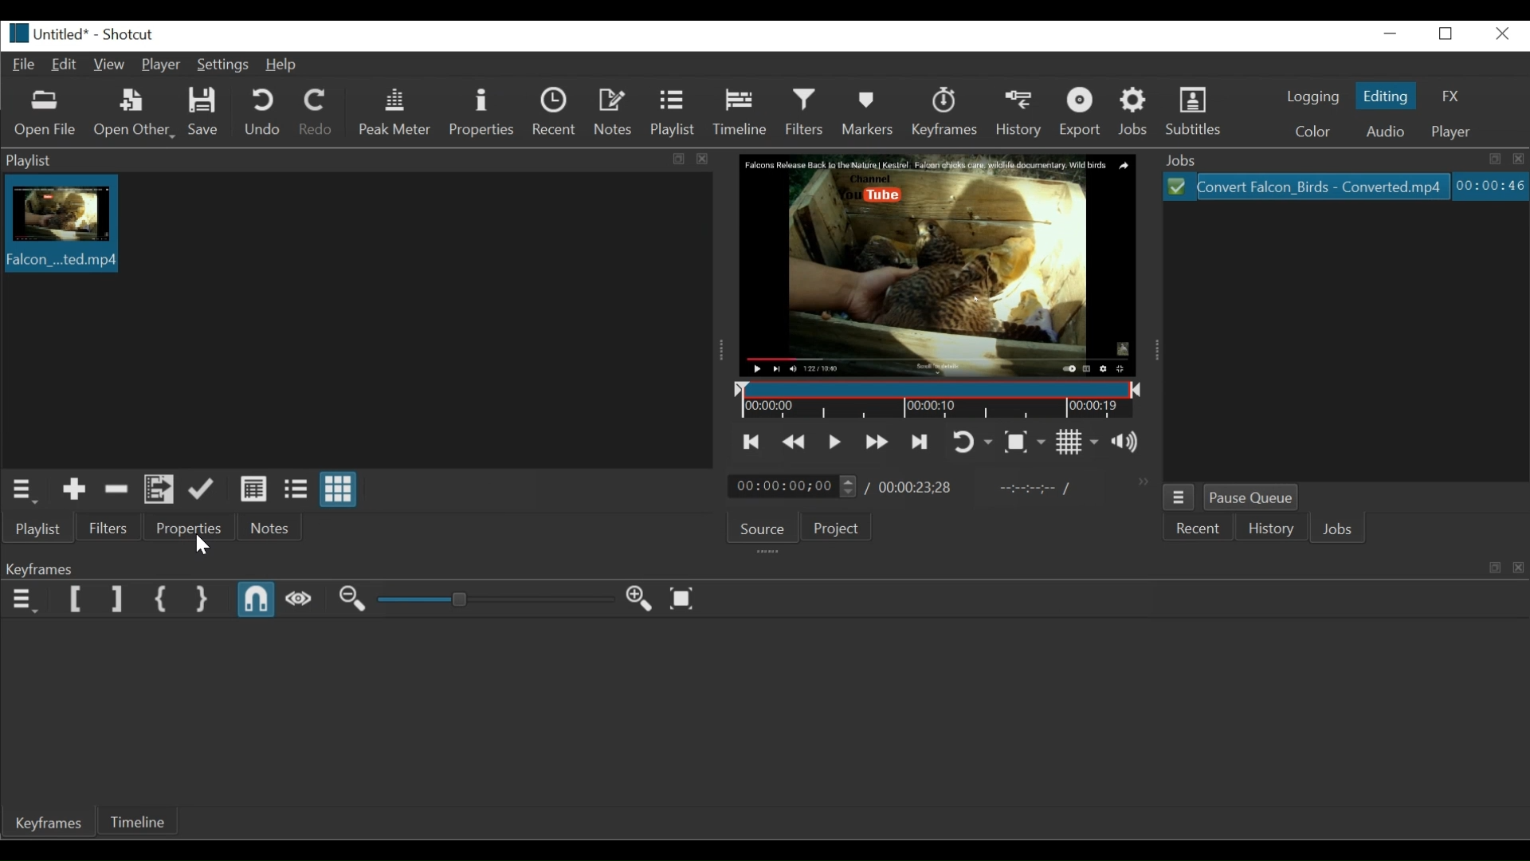  I want to click on Settings, so click(223, 65).